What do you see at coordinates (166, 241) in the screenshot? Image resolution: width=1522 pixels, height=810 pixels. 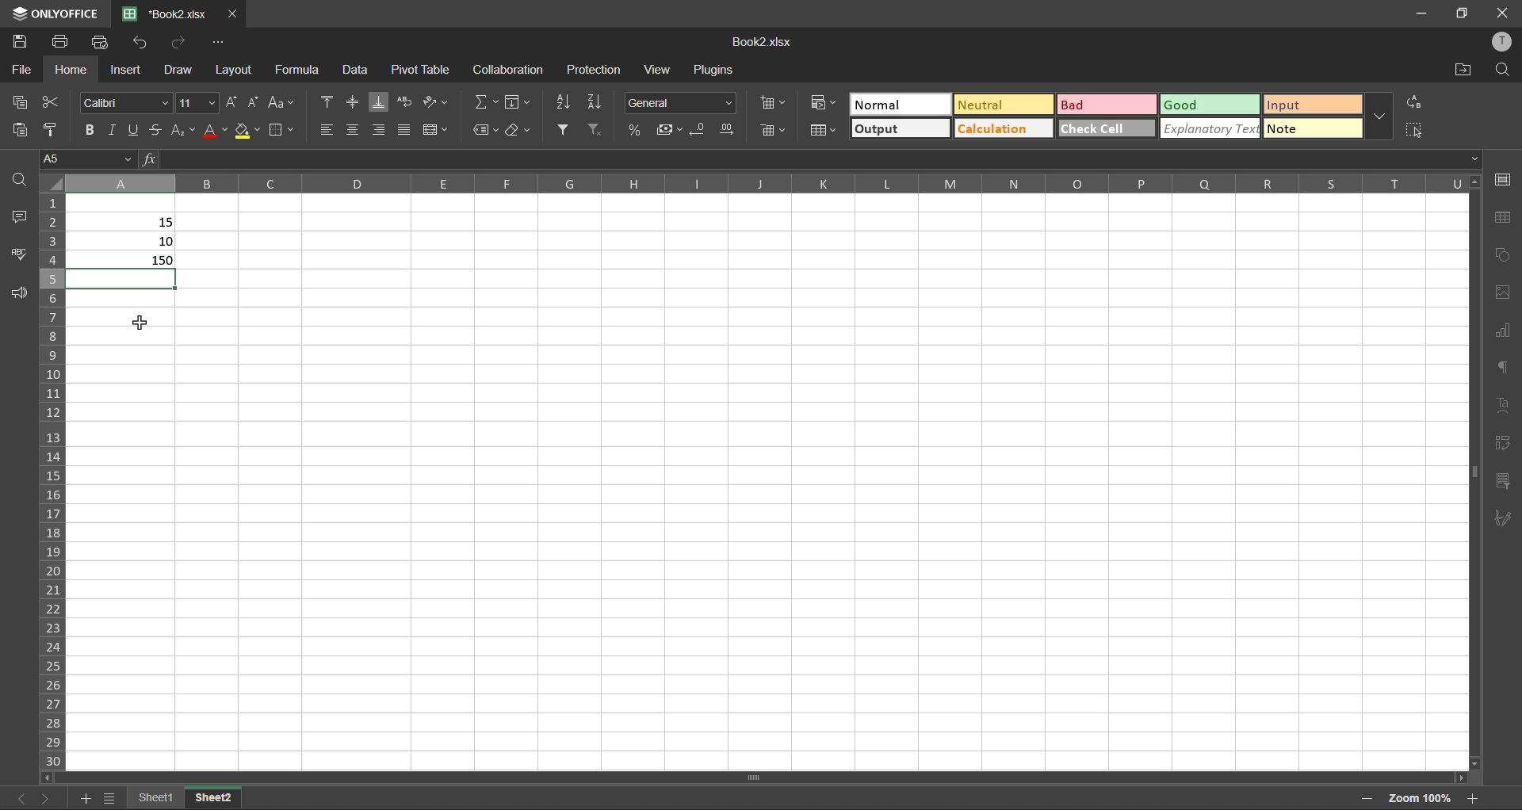 I see `10` at bounding box center [166, 241].